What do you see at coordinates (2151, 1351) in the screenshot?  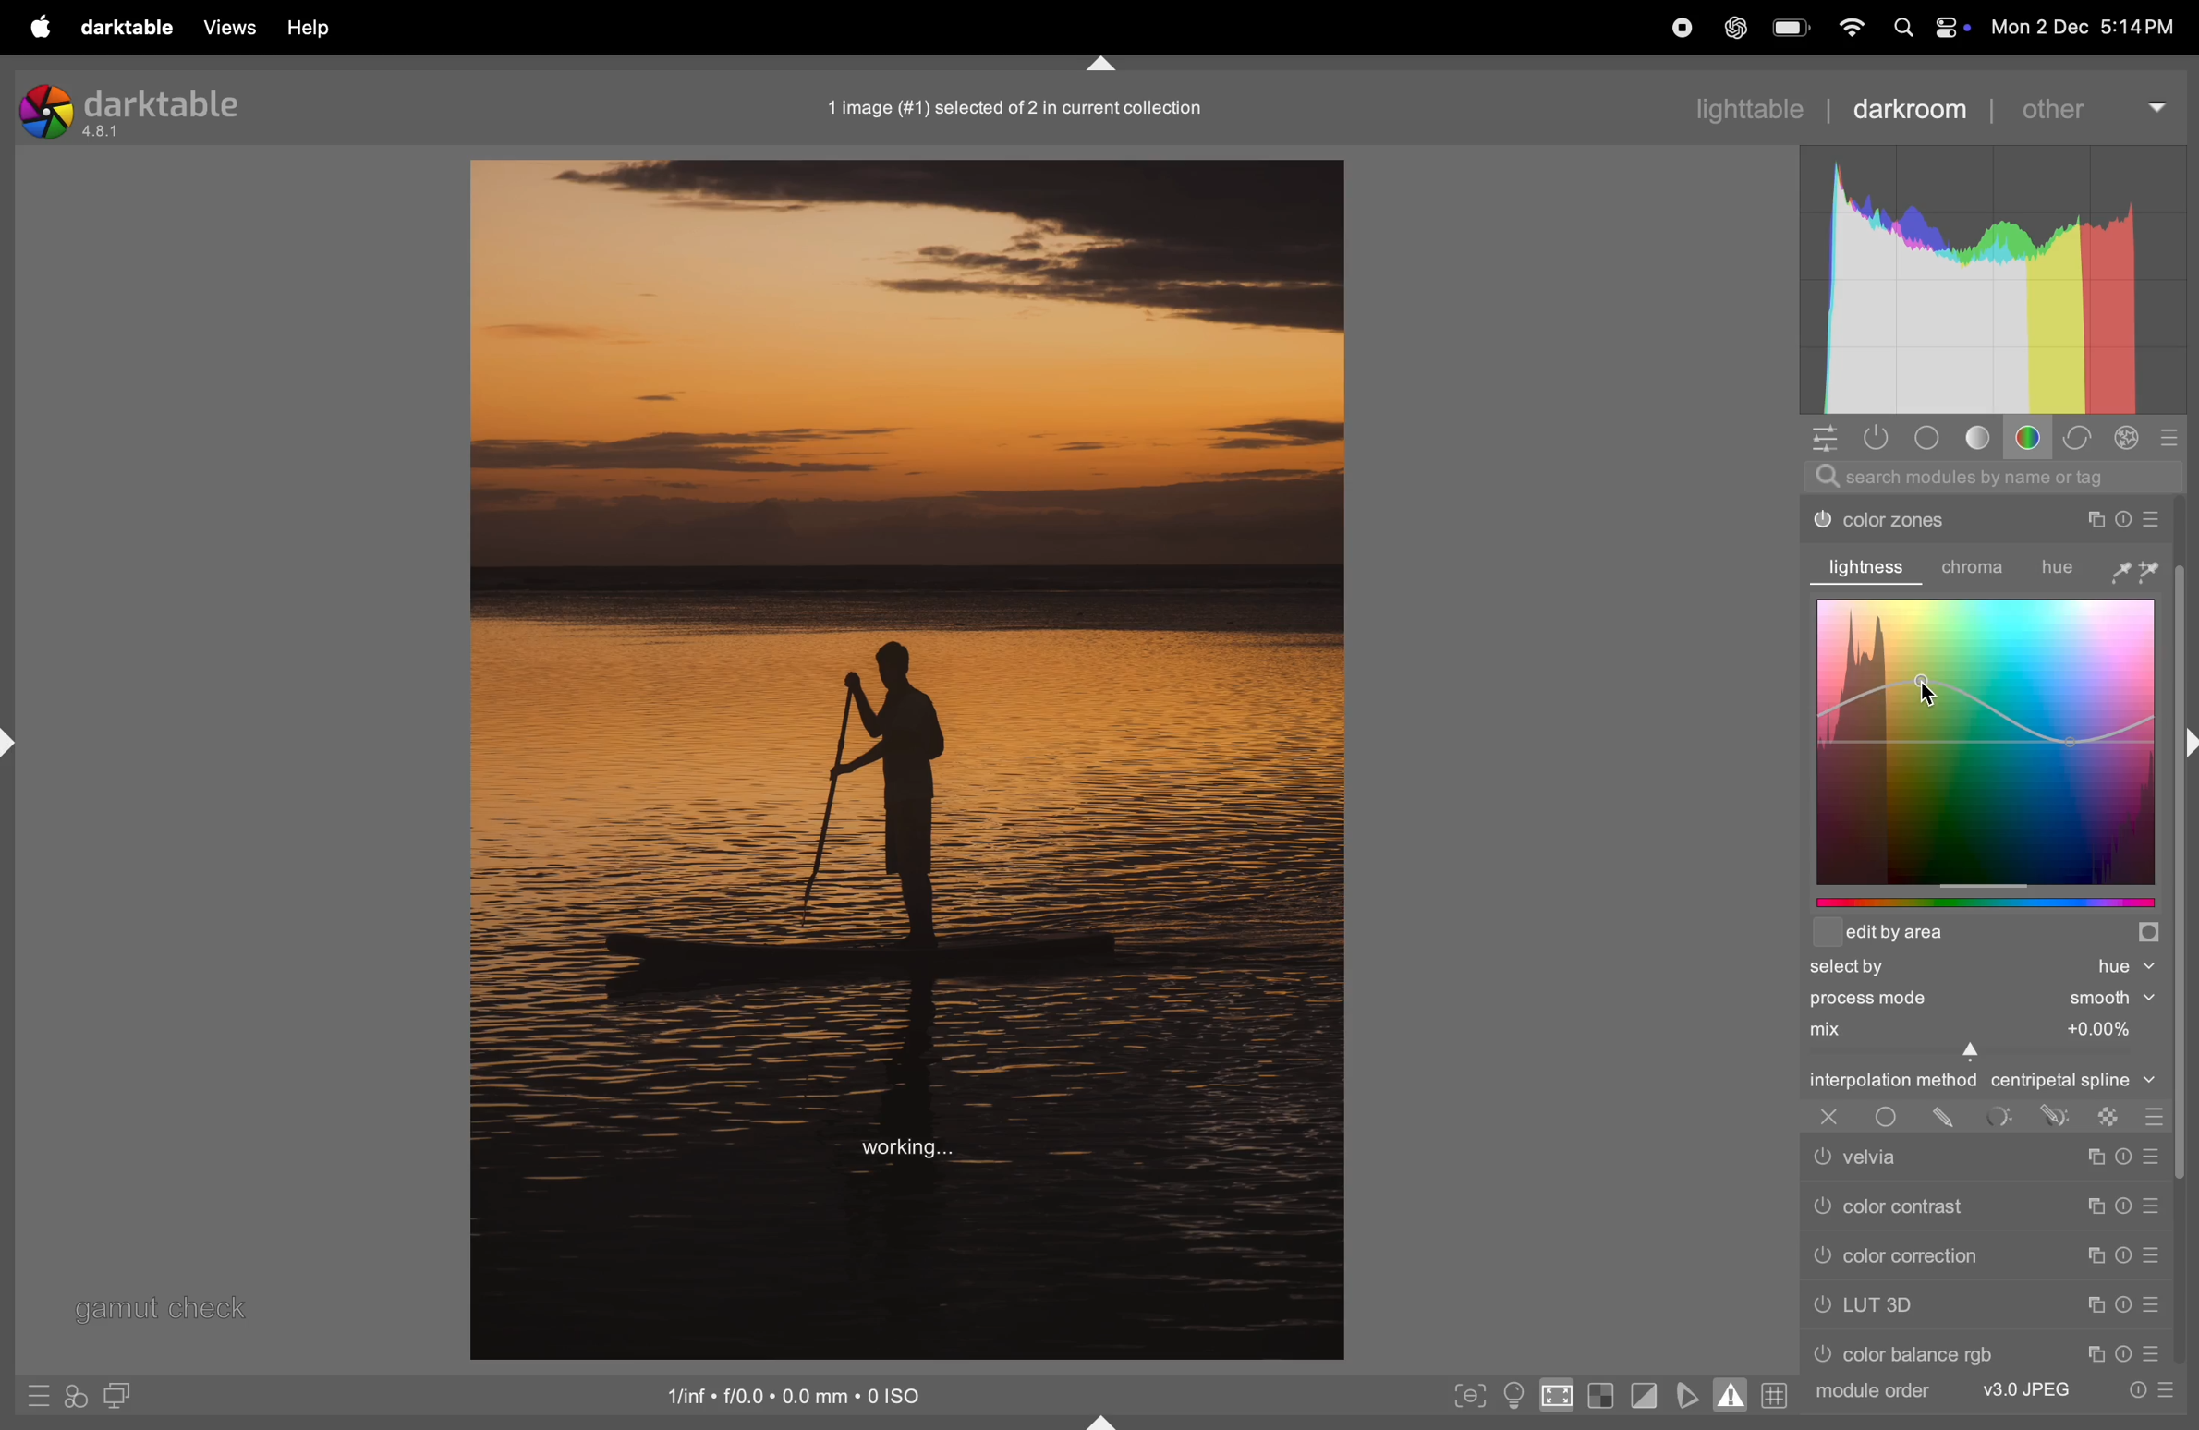 I see `preset` at bounding box center [2151, 1351].